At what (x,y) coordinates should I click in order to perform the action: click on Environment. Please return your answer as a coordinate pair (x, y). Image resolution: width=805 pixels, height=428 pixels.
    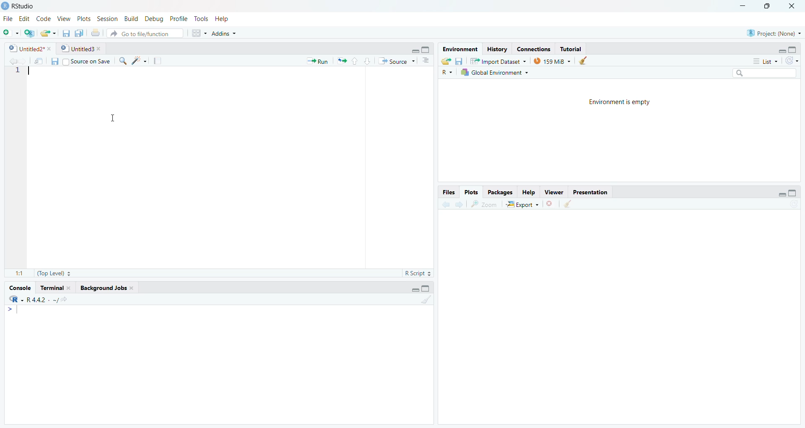
    Looking at the image, I should click on (461, 50).